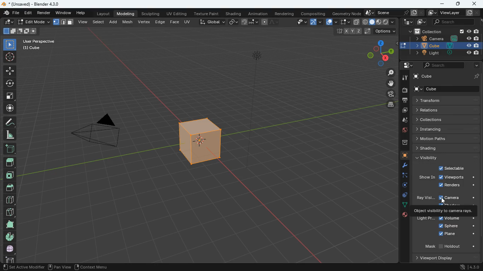 The image size is (483, 271). Describe the element at coordinates (213, 22) in the screenshot. I see `global` at that location.